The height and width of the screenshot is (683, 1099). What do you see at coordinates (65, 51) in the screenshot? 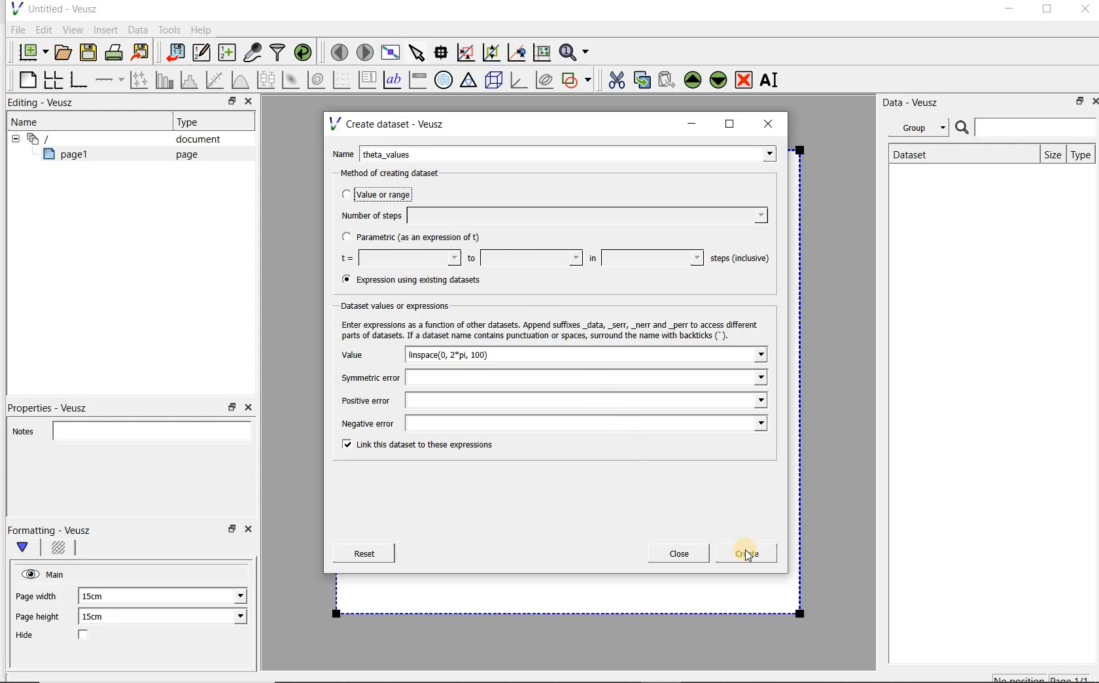
I see `open a document` at bounding box center [65, 51].